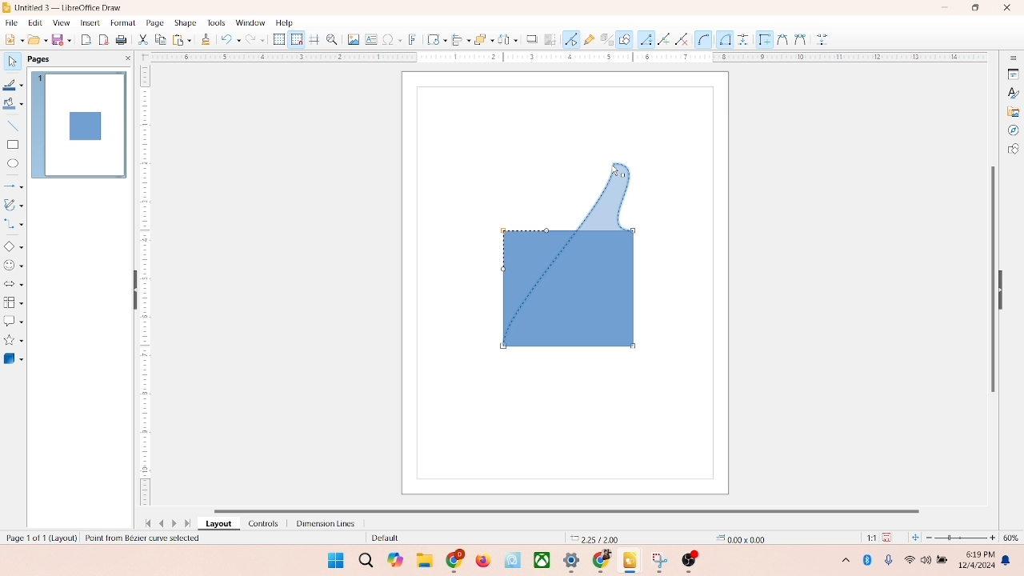 The height and width of the screenshot is (576, 1024). What do you see at coordinates (991, 278) in the screenshot?
I see `vertical scroll bar` at bounding box center [991, 278].